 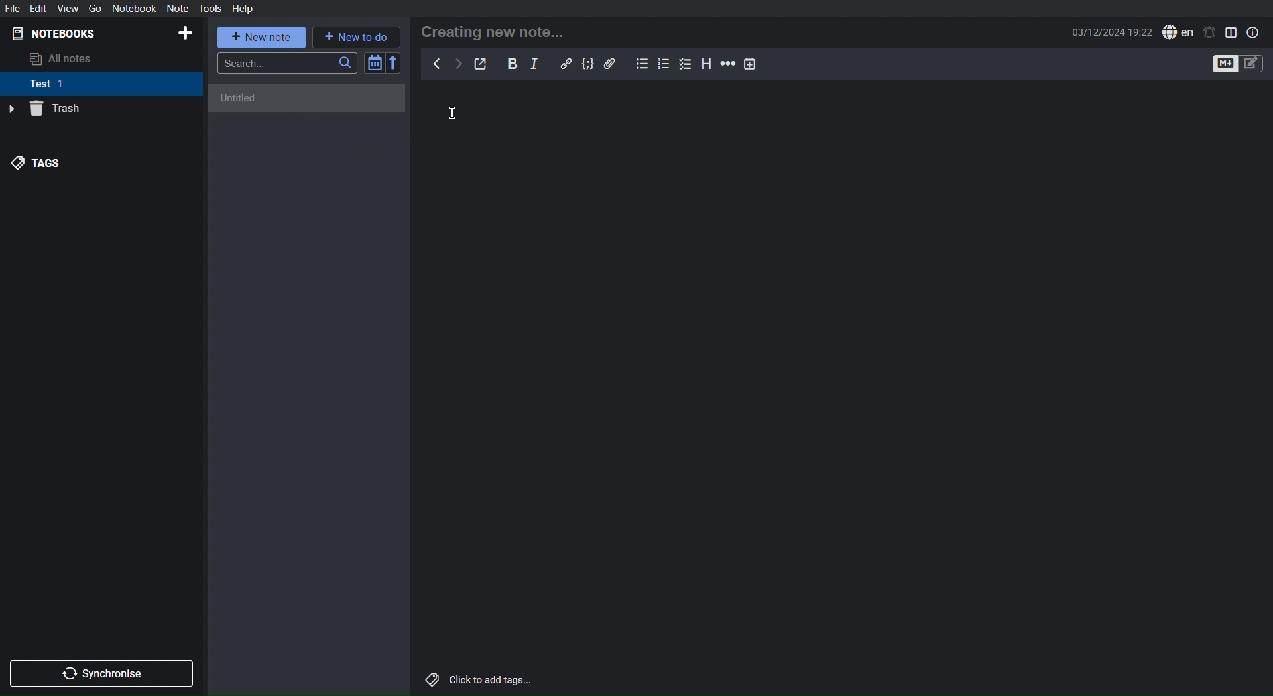 What do you see at coordinates (54, 34) in the screenshot?
I see `Notebooks` at bounding box center [54, 34].